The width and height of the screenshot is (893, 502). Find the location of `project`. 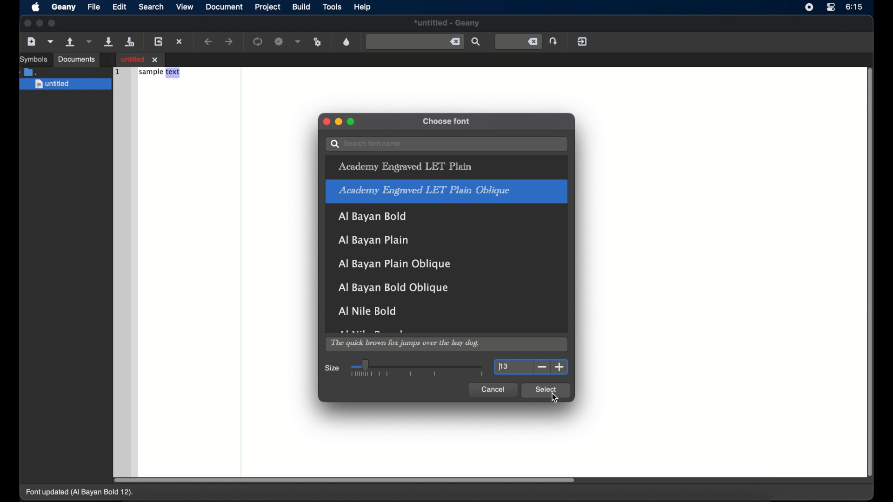

project is located at coordinates (267, 7).